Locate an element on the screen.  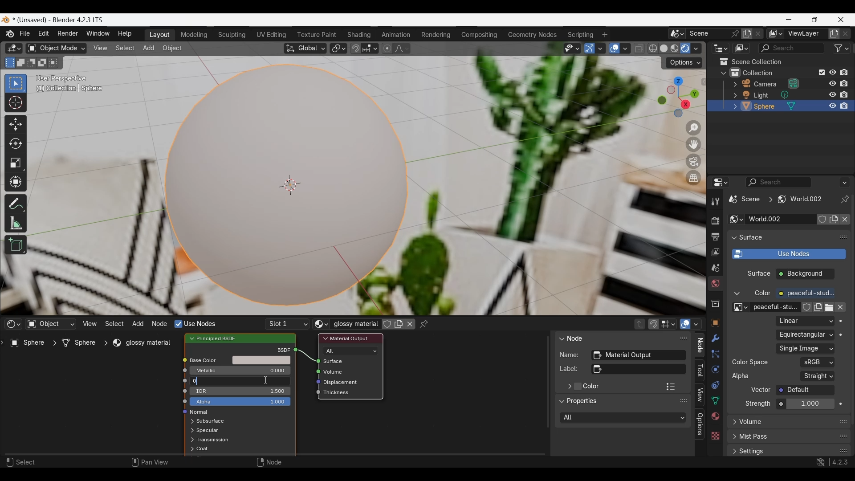
List of slots is located at coordinates (287, 324).